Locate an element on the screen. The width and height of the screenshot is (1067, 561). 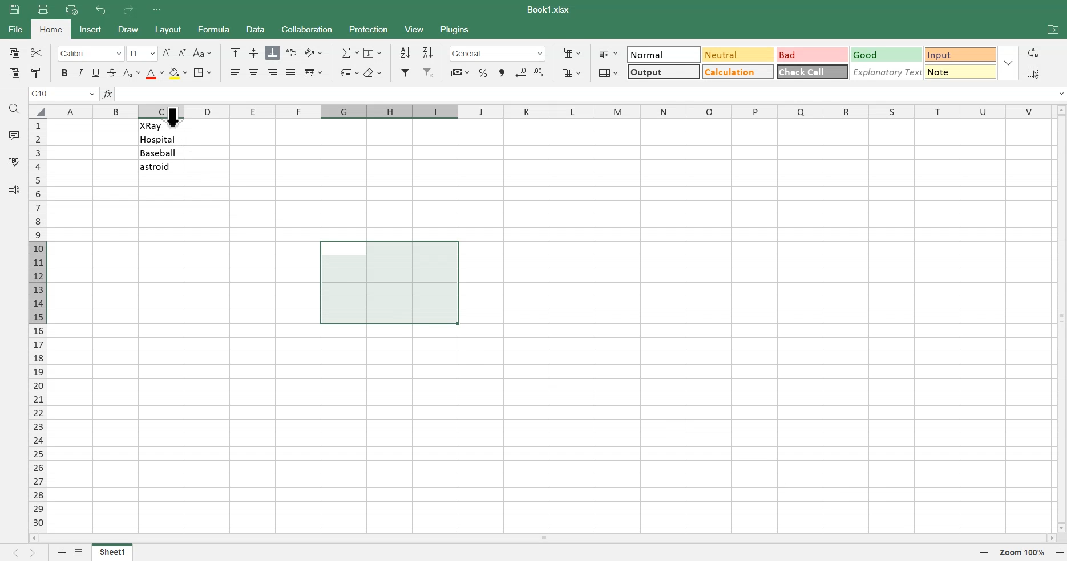
Data is located at coordinates (255, 29).